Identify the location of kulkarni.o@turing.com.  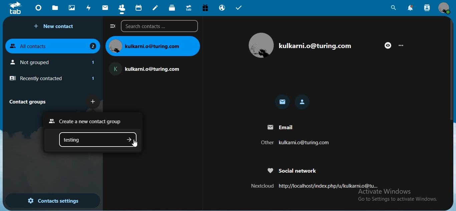
(315, 45).